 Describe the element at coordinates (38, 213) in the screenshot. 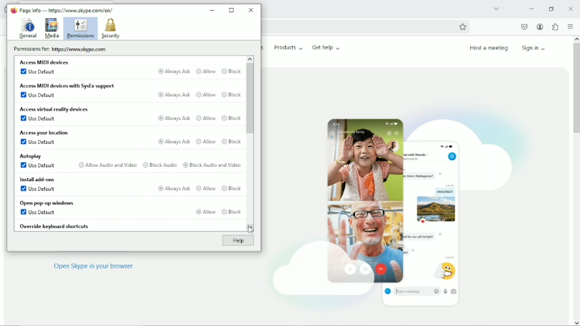

I see `Use default` at that location.